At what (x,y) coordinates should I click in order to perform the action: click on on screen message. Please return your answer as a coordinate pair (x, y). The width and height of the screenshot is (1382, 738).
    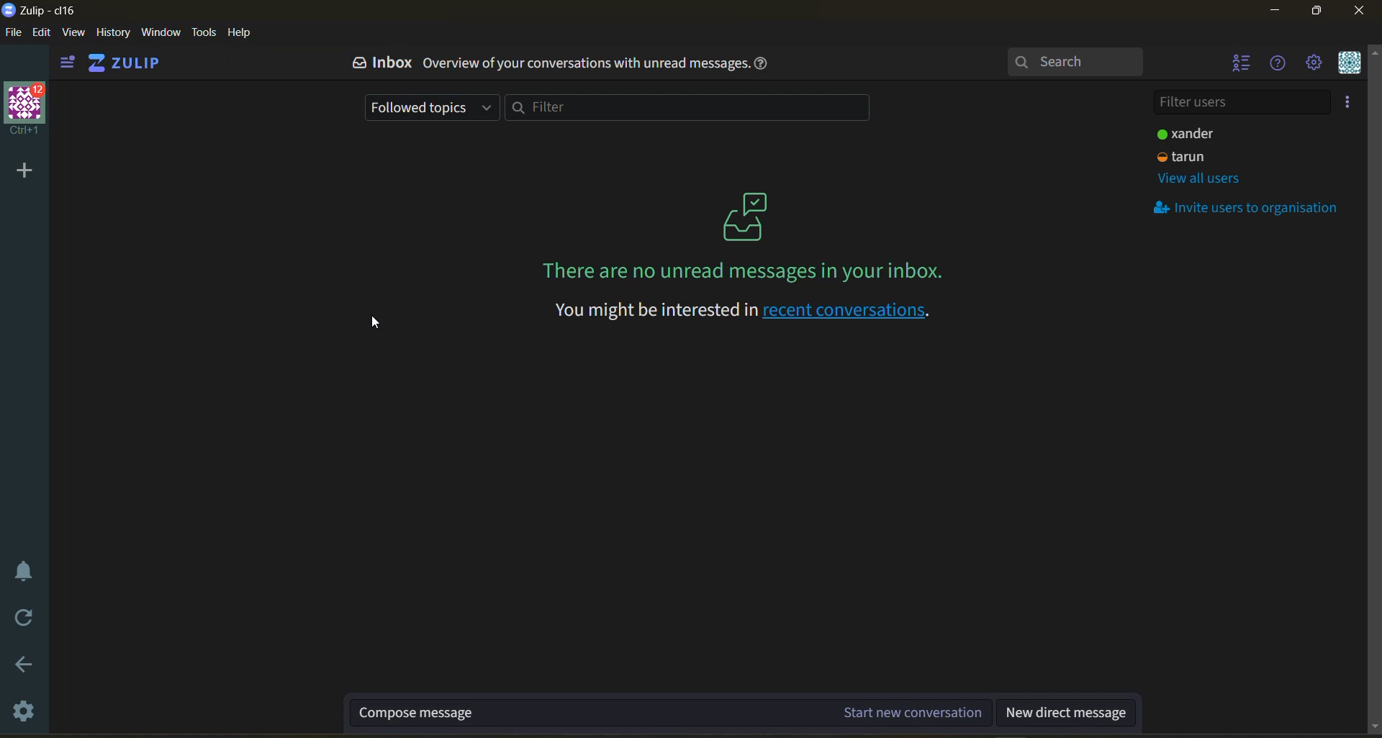
    Looking at the image, I should click on (743, 237).